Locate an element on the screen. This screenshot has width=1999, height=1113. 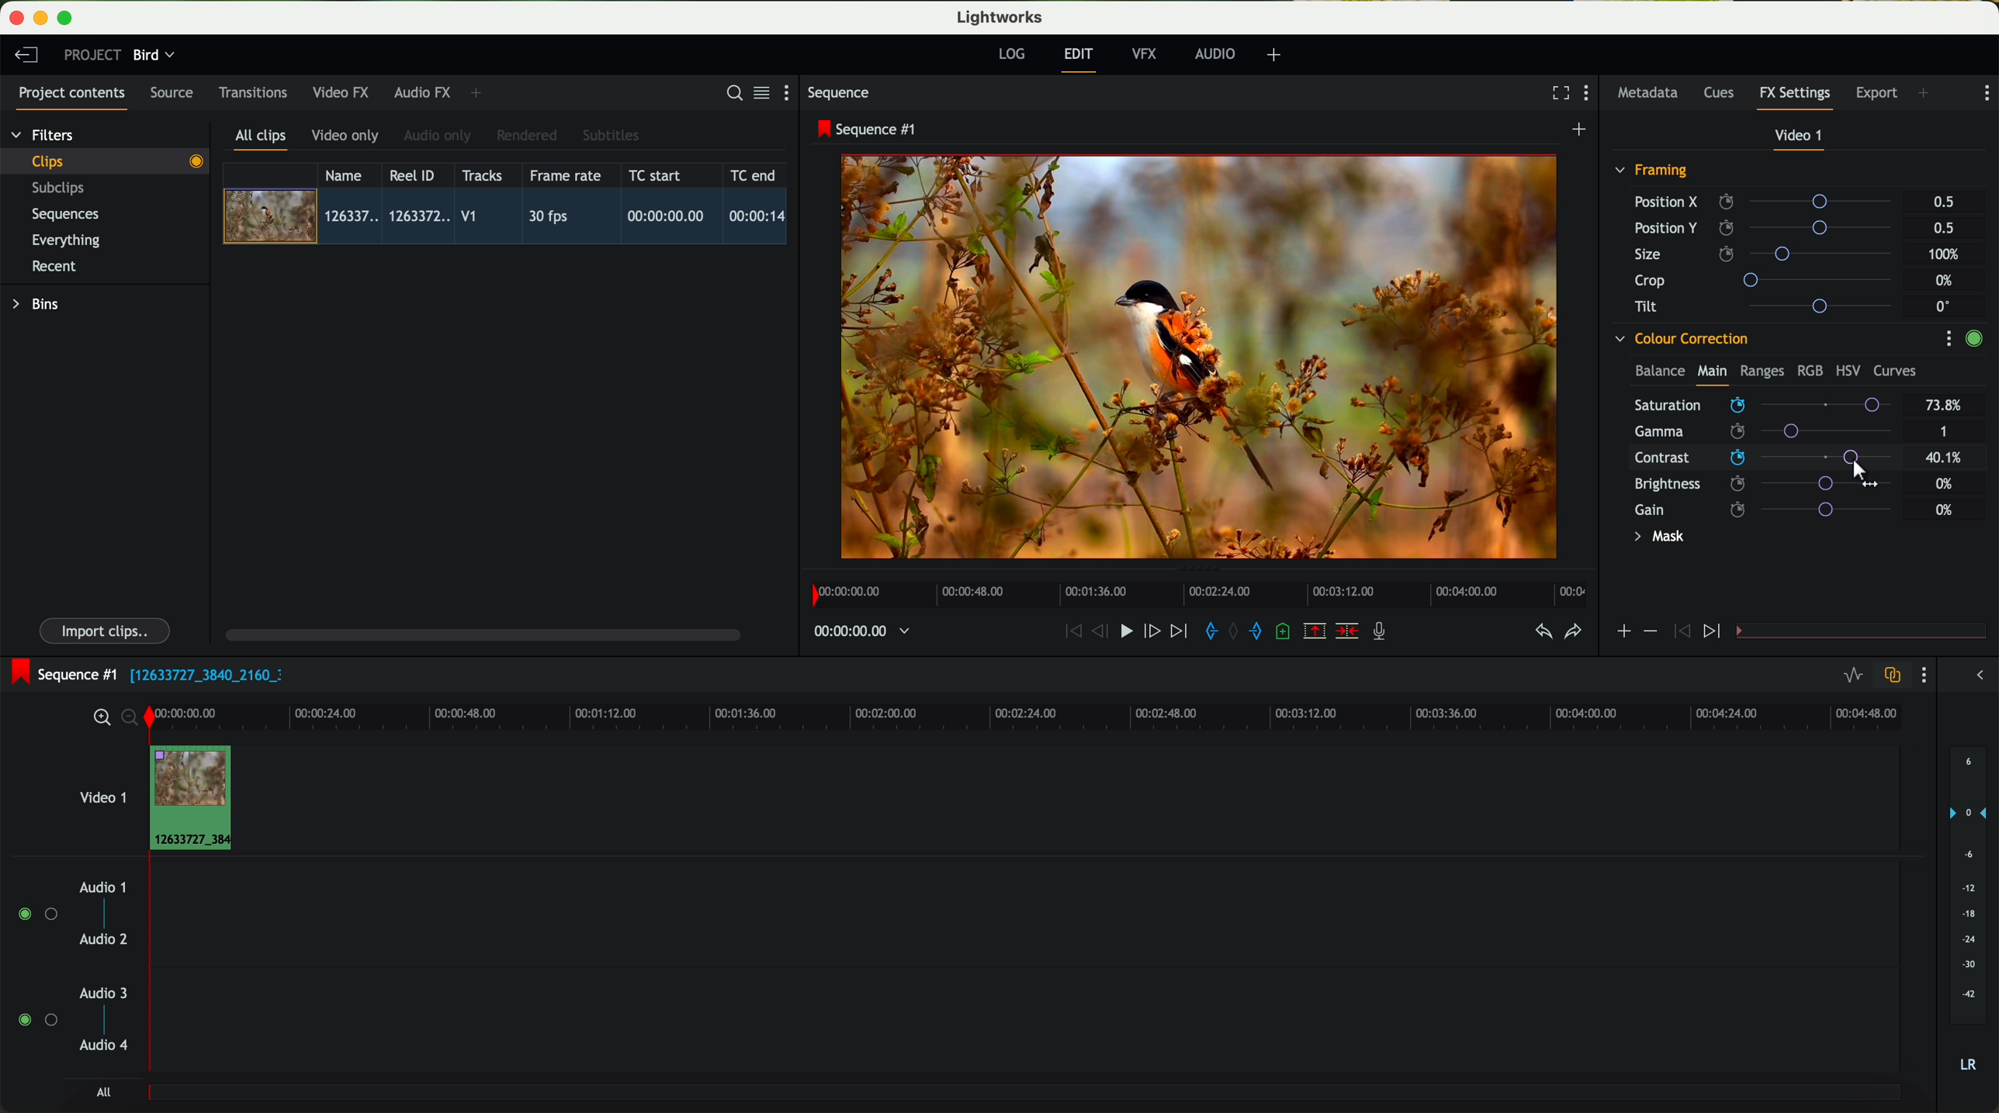
show settings menu is located at coordinates (1985, 93).